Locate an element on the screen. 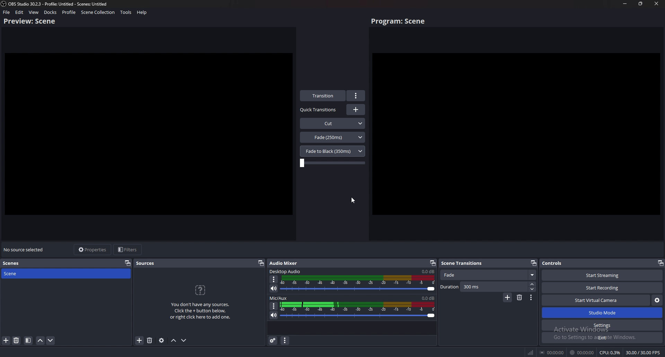  add scene is located at coordinates (6, 340).